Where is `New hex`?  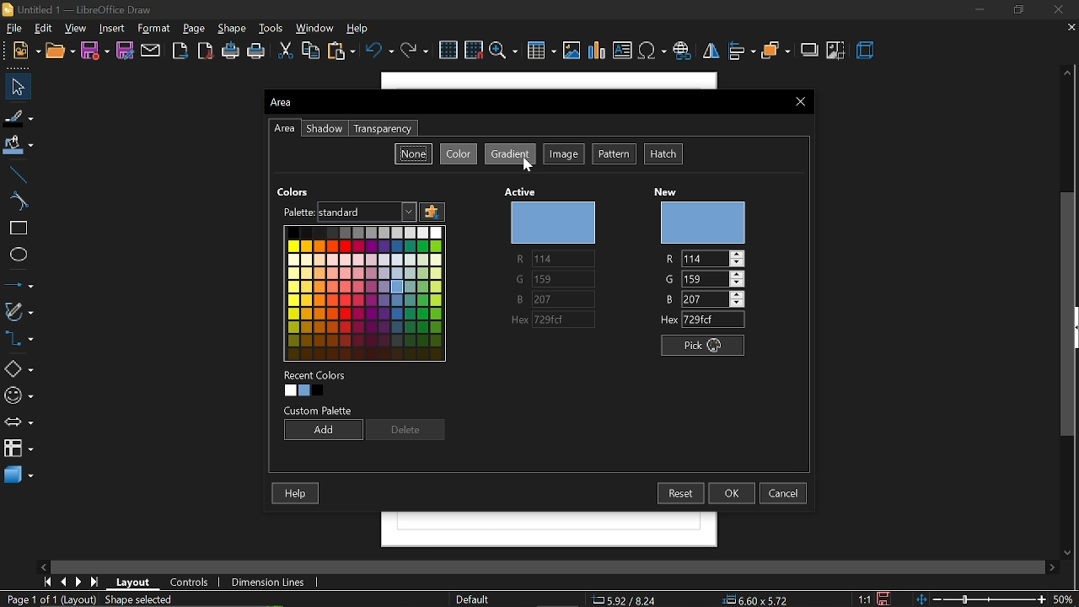
New hex is located at coordinates (699, 320).